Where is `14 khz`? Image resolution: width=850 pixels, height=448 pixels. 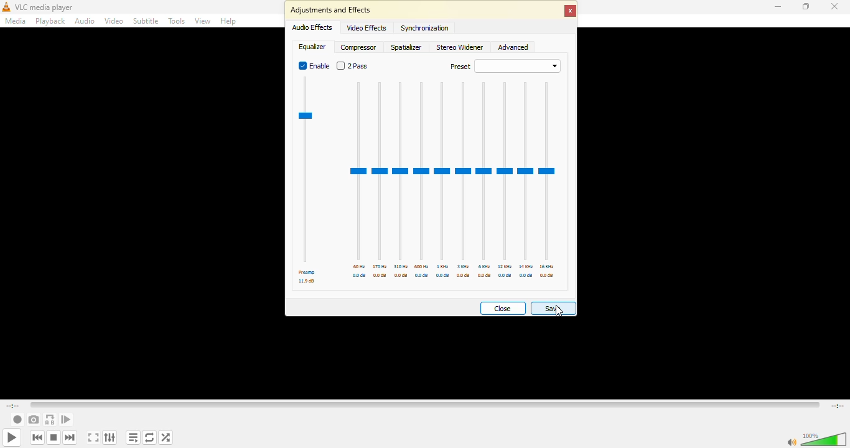 14 khz is located at coordinates (526, 266).